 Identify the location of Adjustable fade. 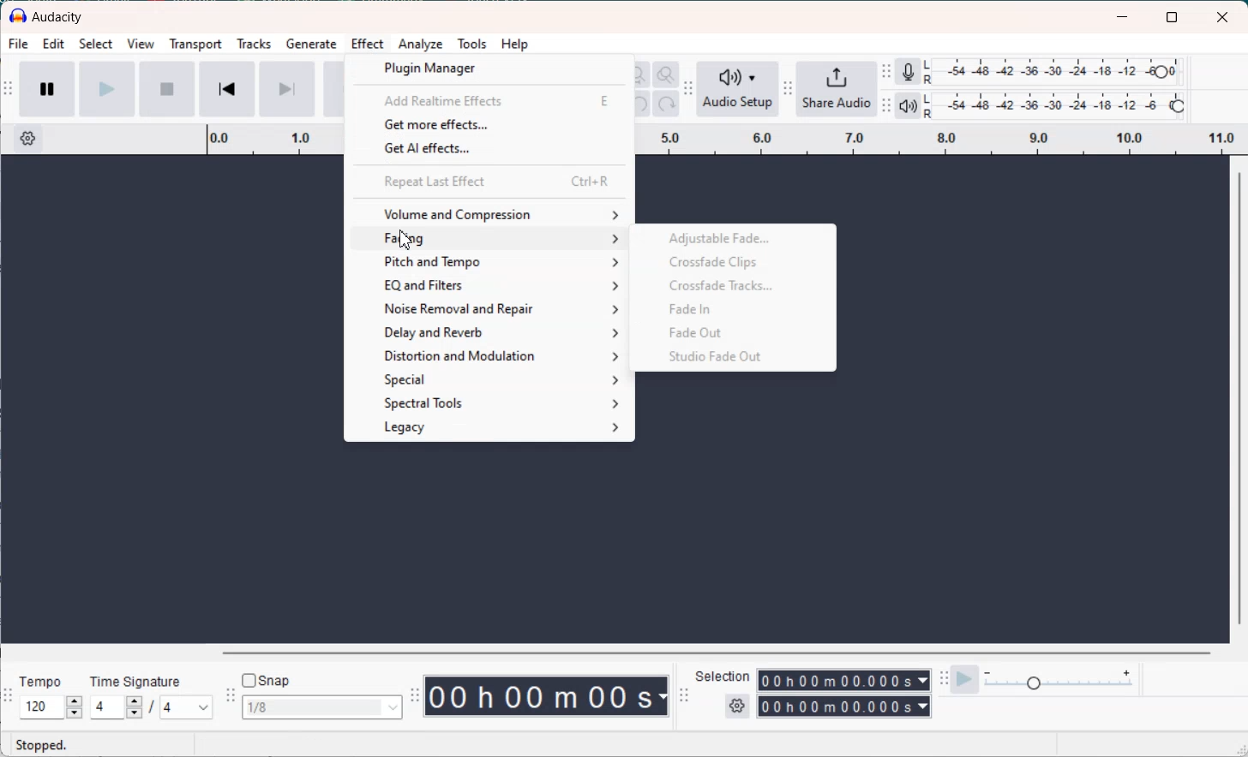
(729, 237).